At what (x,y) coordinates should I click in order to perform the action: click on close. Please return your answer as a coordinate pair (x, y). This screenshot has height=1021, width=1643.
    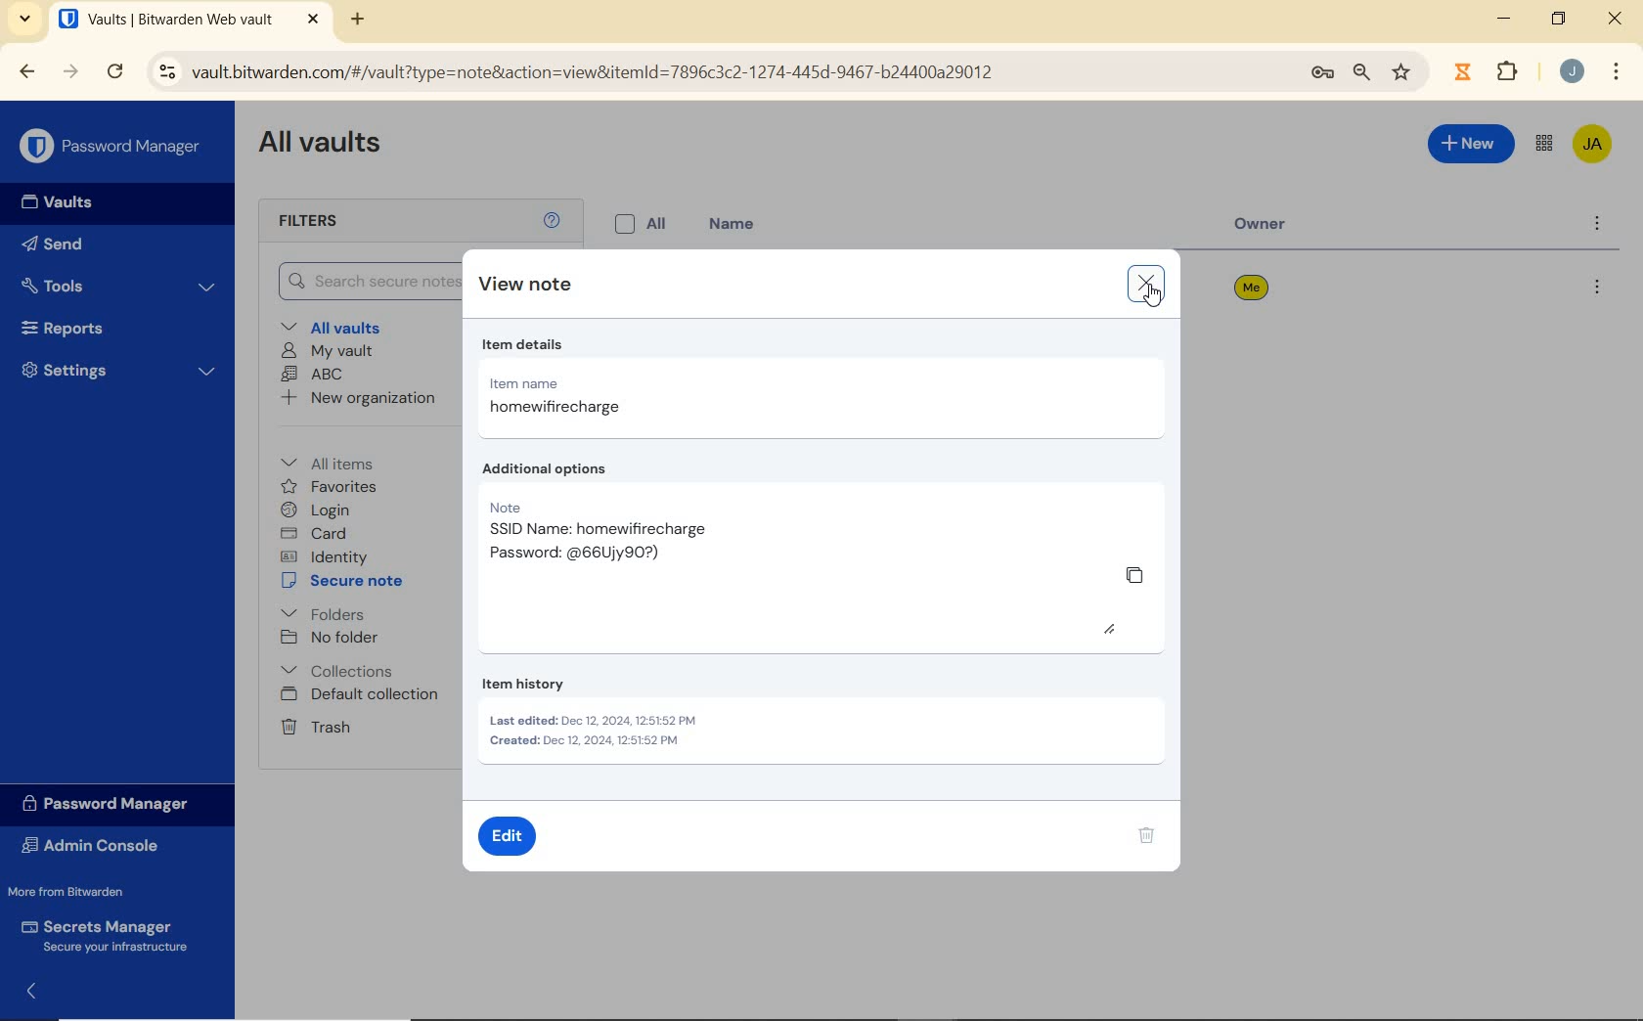
    Looking at the image, I should click on (1146, 284).